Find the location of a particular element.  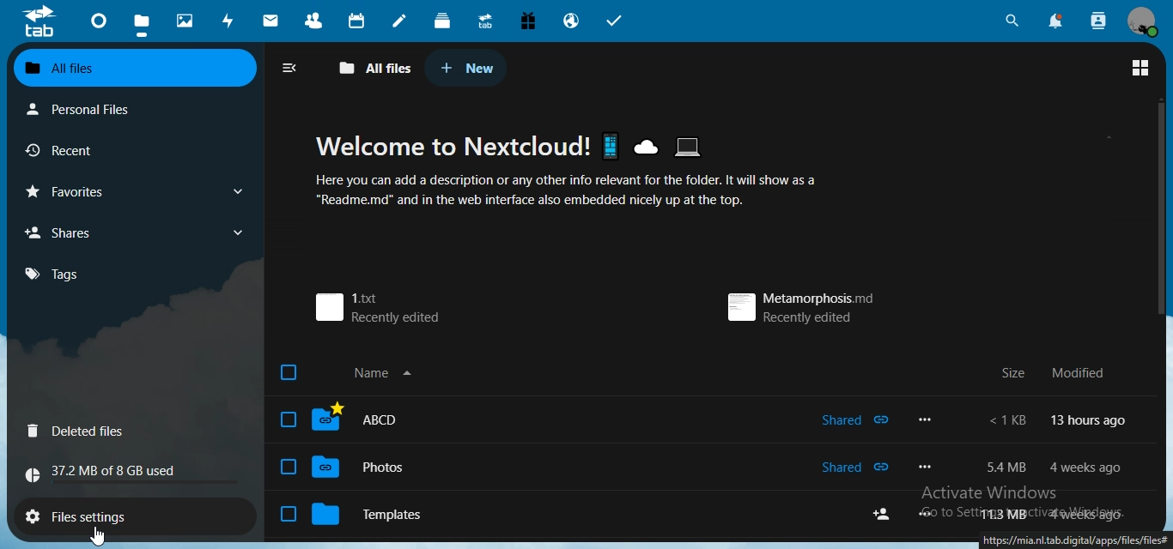

text is located at coordinates (997, 468).